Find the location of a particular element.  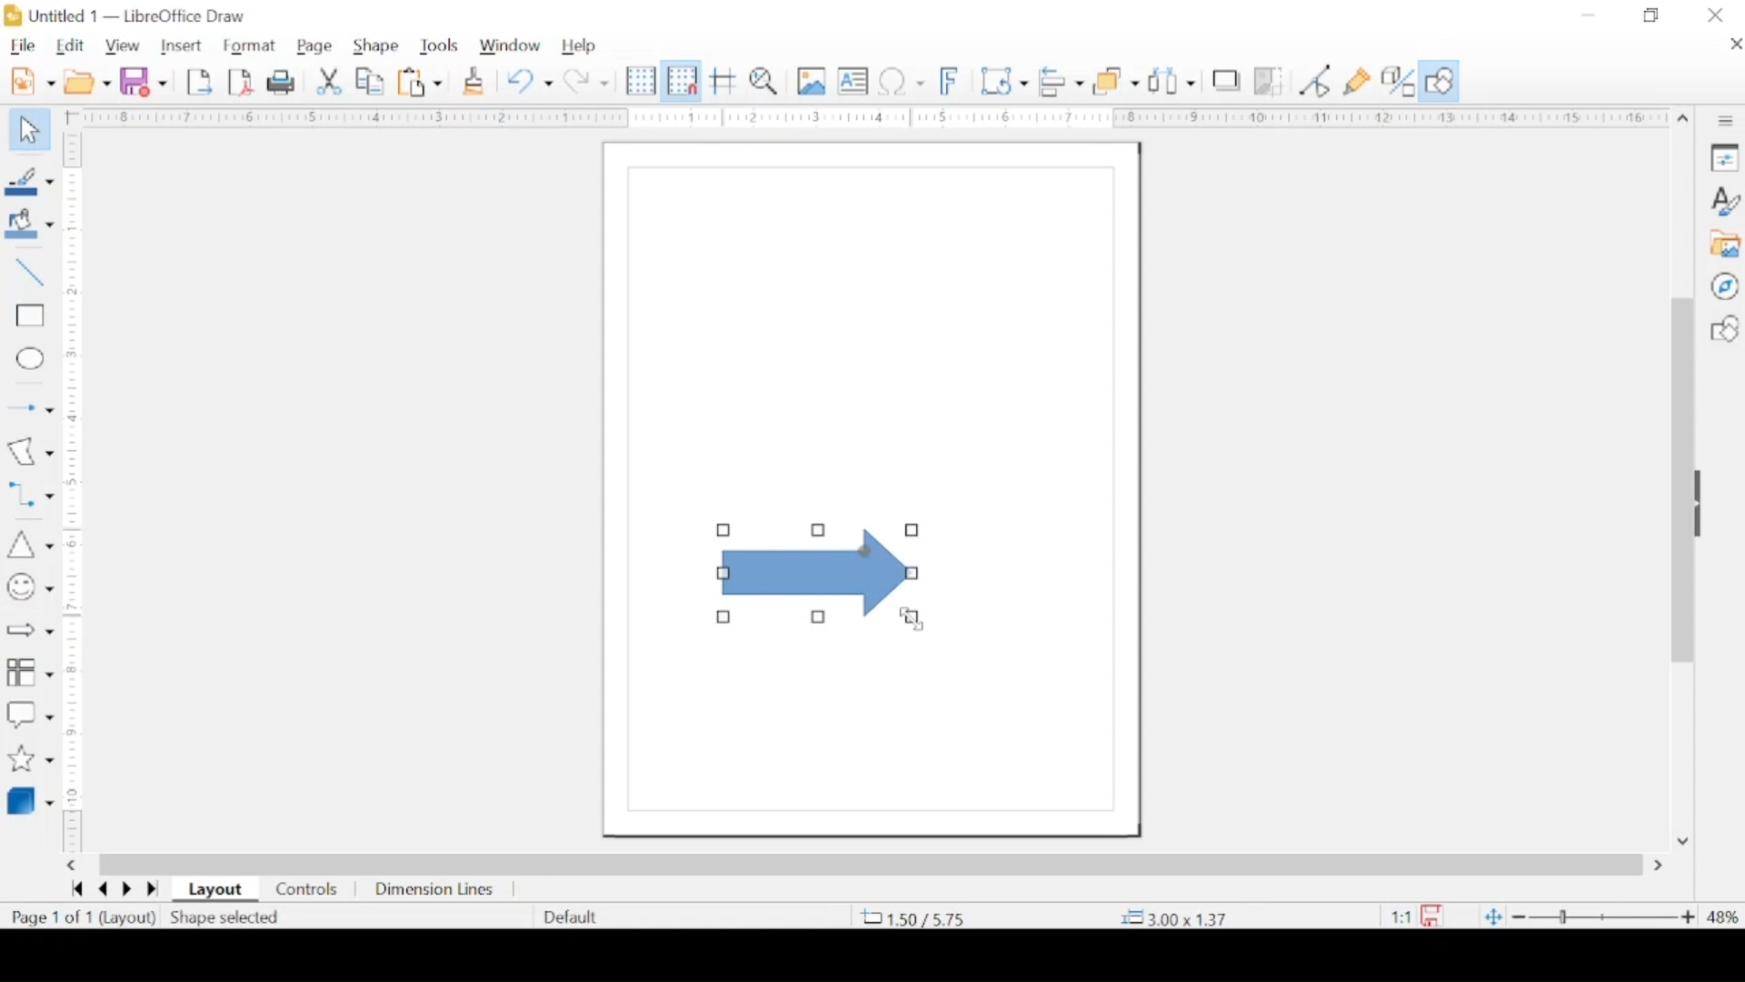

resize handle is located at coordinates (912, 574).